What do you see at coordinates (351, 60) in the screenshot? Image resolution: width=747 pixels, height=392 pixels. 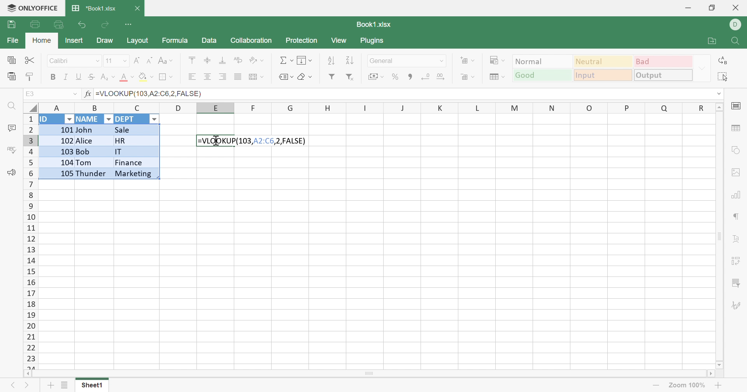 I see `Descending order` at bounding box center [351, 60].